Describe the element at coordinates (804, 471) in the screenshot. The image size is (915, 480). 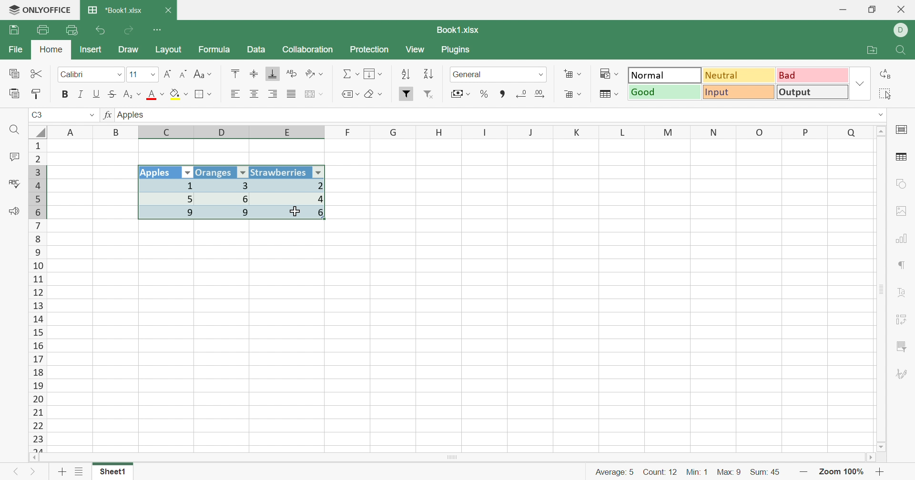
I see `Zoom out` at that location.